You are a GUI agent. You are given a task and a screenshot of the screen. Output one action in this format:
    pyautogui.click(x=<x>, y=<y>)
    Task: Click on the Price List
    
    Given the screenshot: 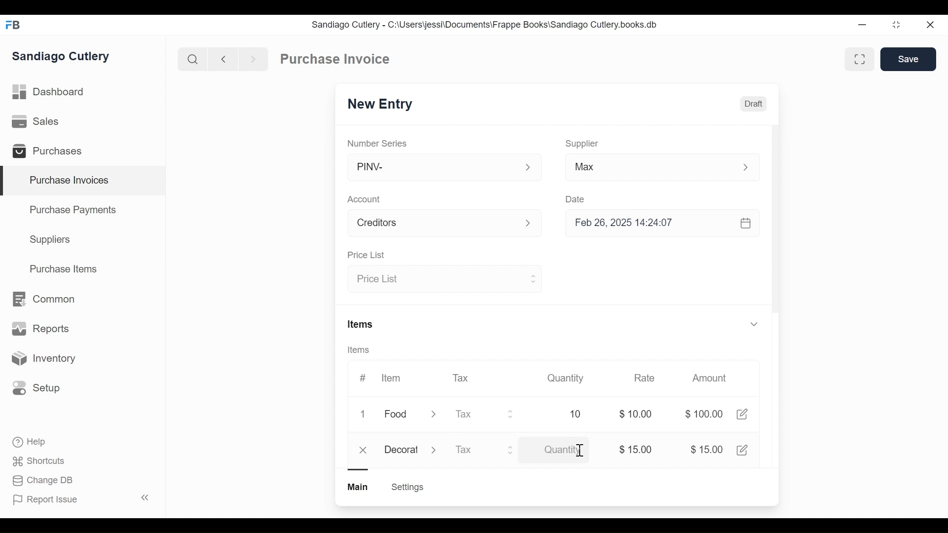 What is the action you would take?
    pyautogui.click(x=435, y=279)
    